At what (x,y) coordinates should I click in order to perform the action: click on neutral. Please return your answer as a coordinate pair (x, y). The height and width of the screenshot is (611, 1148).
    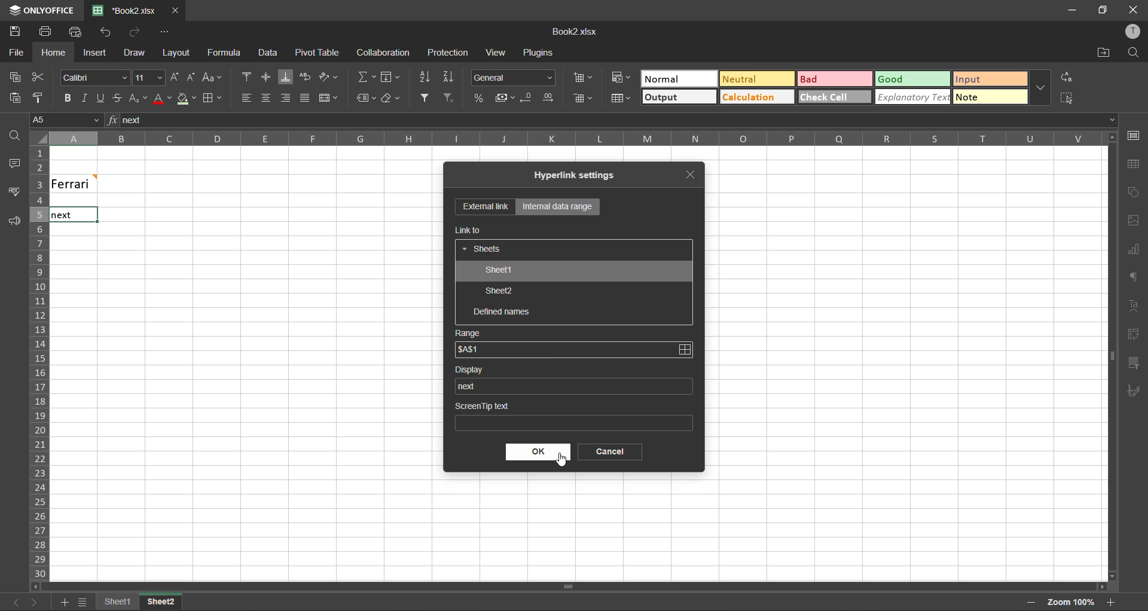
    Looking at the image, I should click on (753, 78).